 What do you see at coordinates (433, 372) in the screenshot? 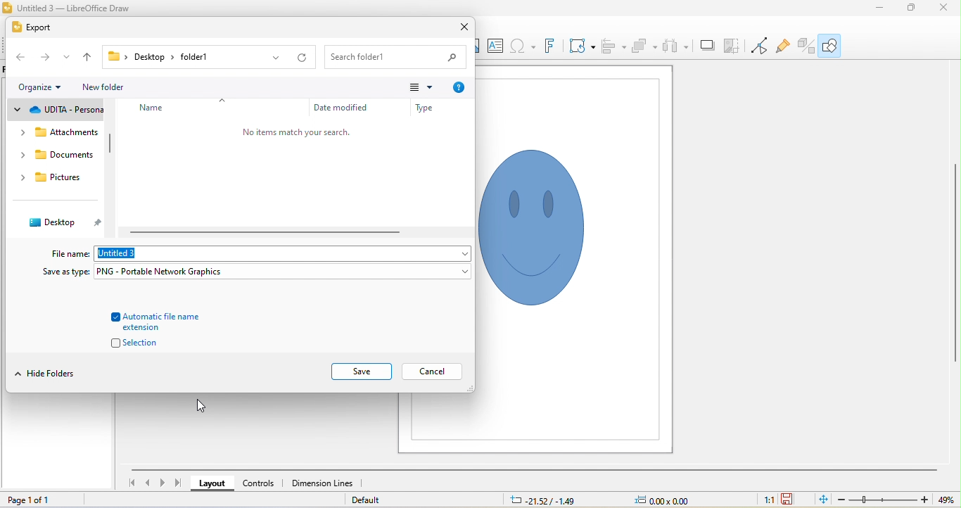
I see `cancel` at bounding box center [433, 372].